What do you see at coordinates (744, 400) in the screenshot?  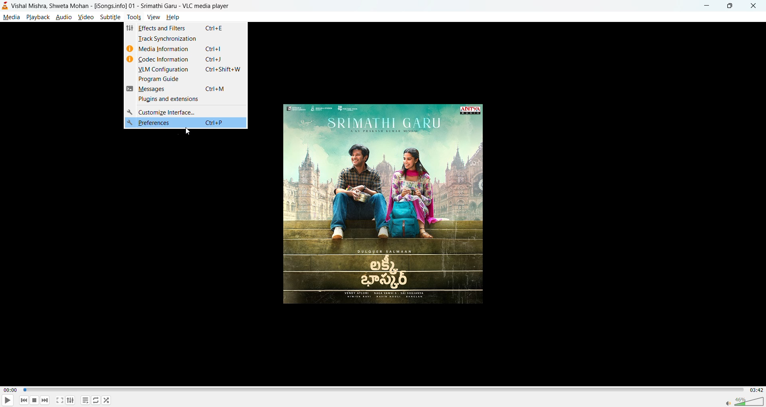 I see `volume` at bounding box center [744, 400].